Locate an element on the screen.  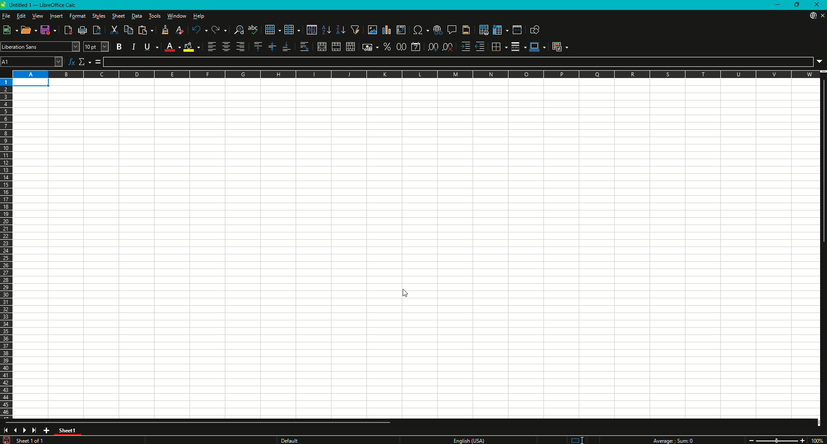
Merge and Center or Unmerge is located at coordinates (322, 47).